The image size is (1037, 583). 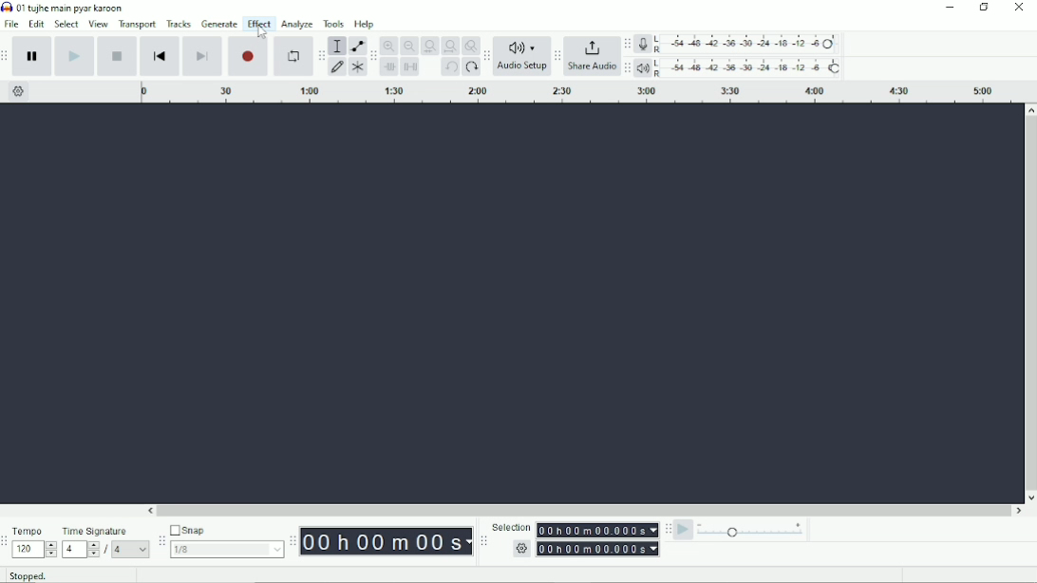 I want to click on Tempo, so click(x=42, y=996).